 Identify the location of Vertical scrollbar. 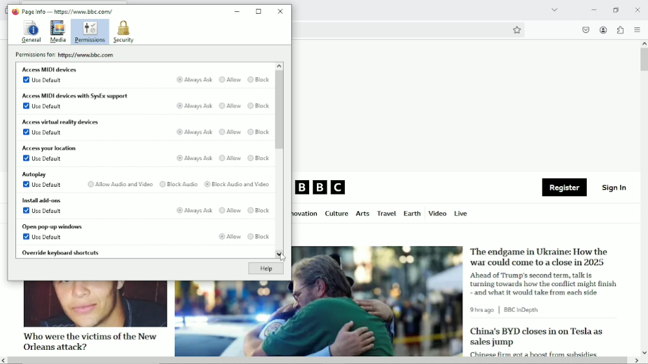
(644, 60).